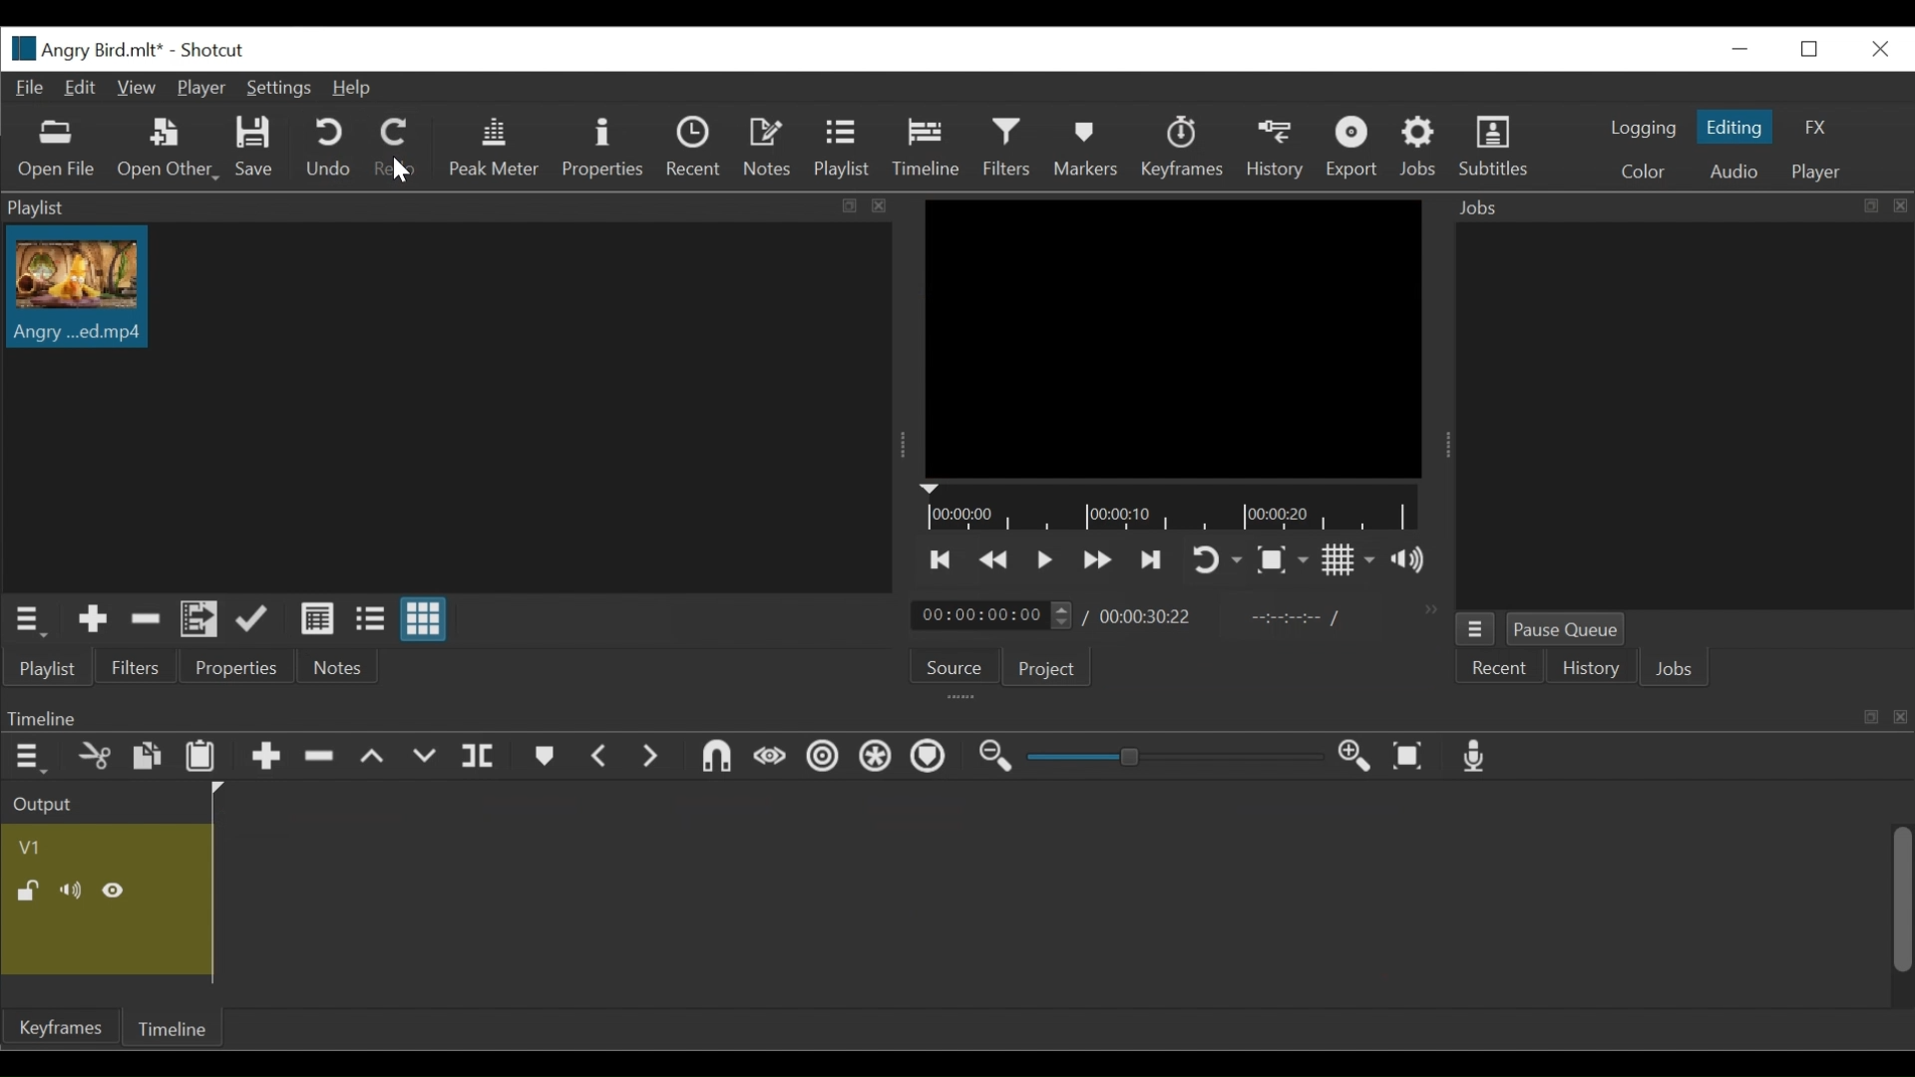 This screenshot has height=1077, width=1915. What do you see at coordinates (29, 89) in the screenshot?
I see `File` at bounding box center [29, 89].